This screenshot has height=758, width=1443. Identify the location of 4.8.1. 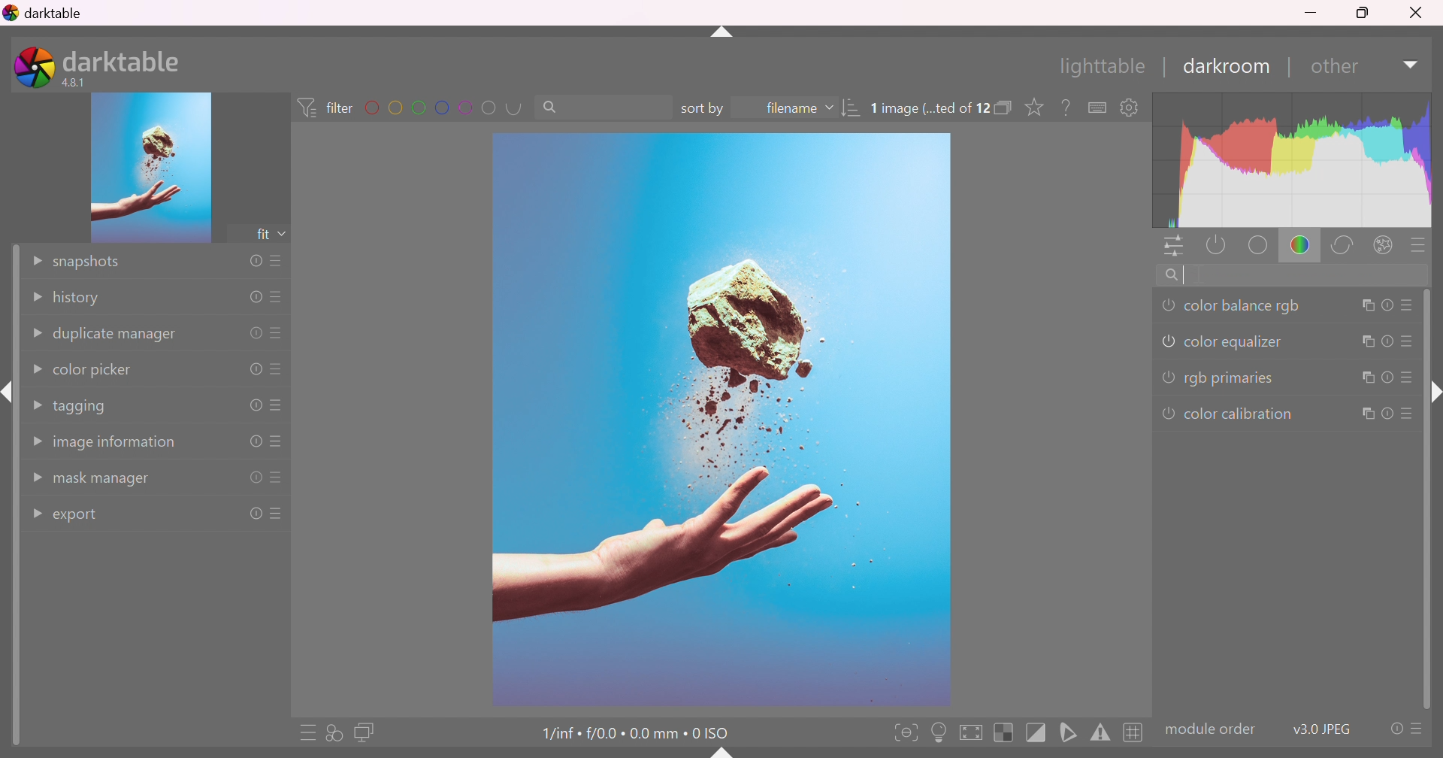
(78, 82).